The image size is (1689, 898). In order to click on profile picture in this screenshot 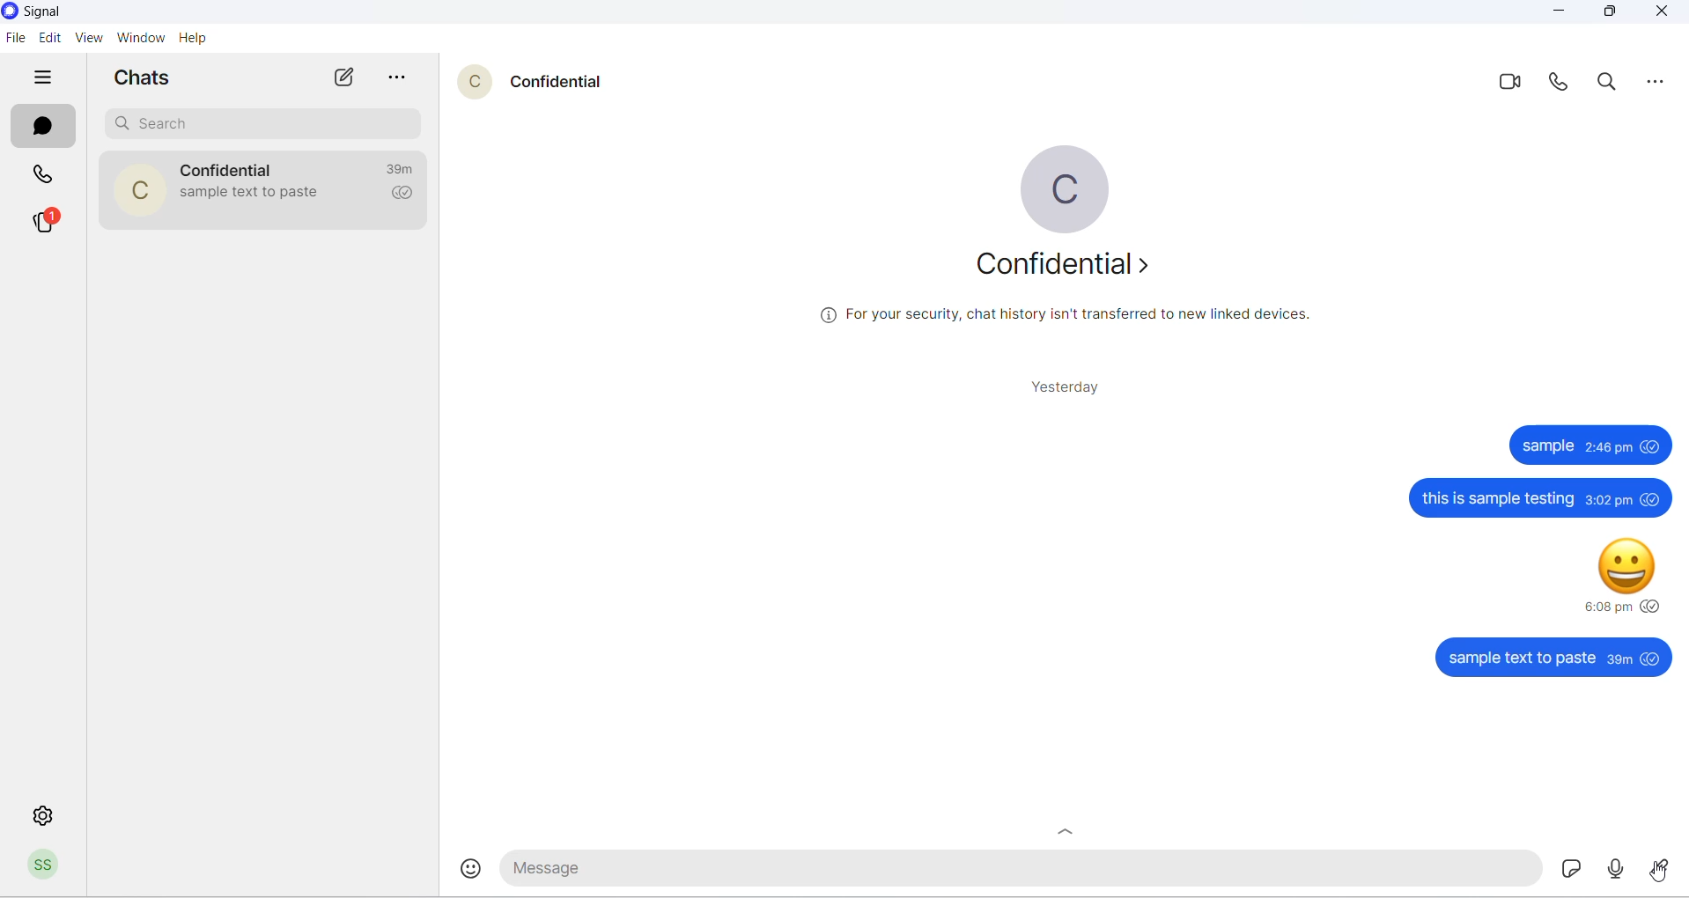, I will do `click(131, 191)`.